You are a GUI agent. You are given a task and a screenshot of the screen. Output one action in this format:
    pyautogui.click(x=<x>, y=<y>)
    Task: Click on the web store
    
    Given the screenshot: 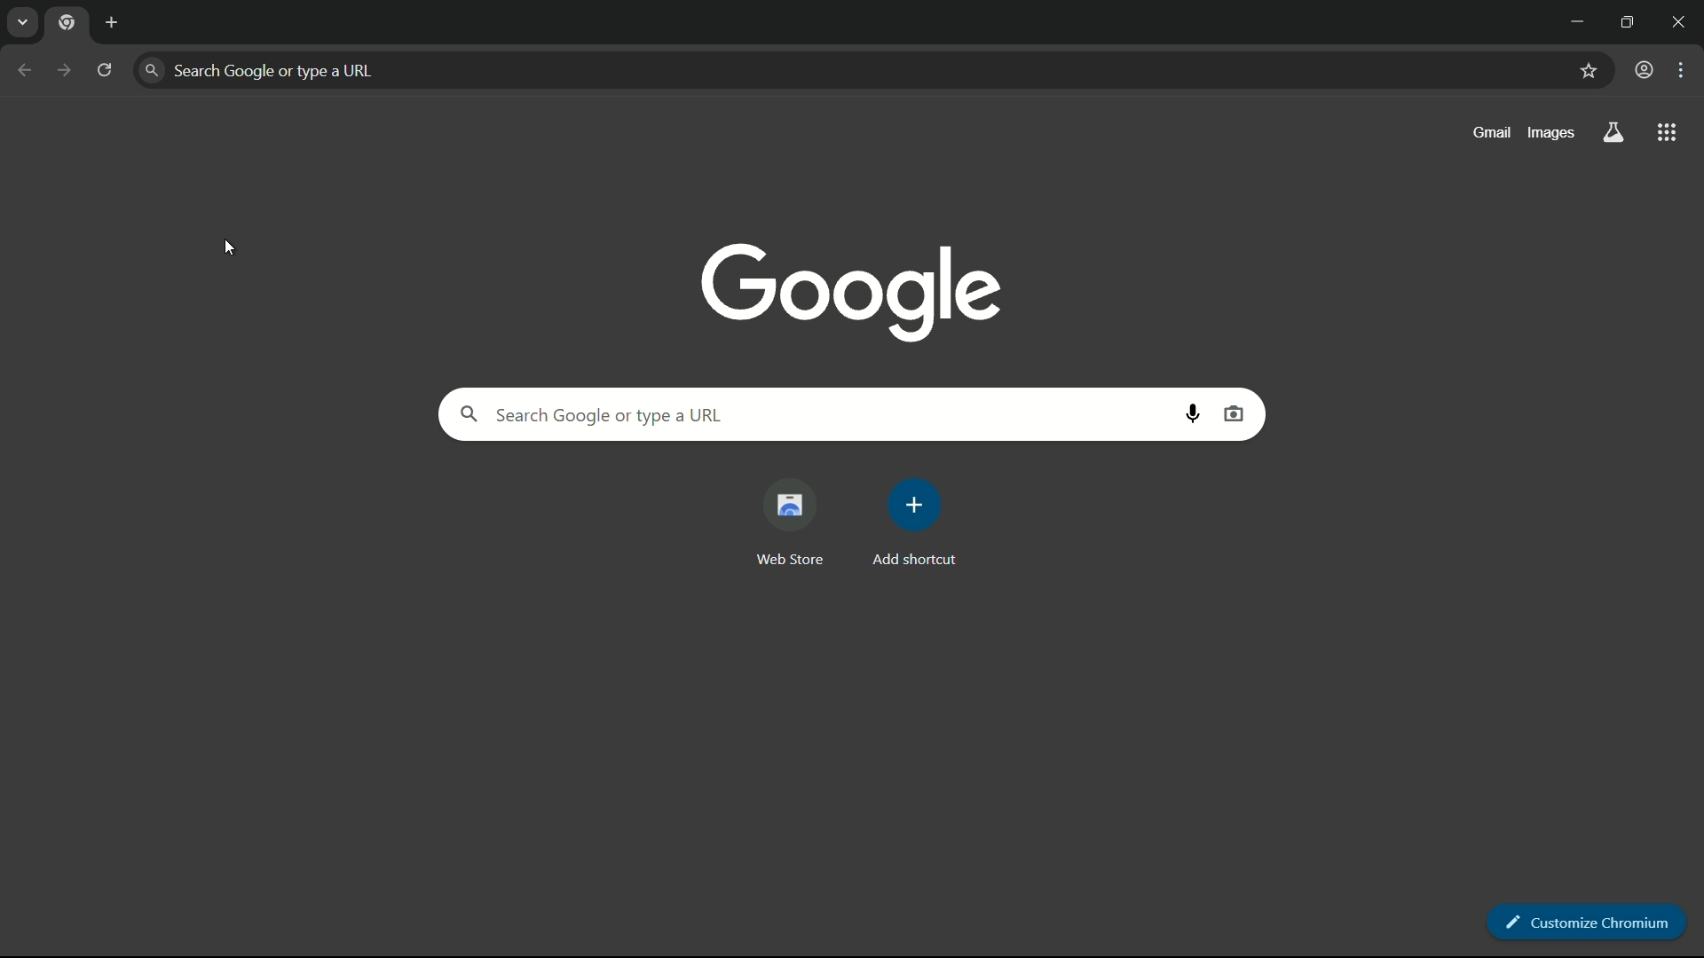 What is the action you would take?
    pyautogui.click(x=787, y=522)
    